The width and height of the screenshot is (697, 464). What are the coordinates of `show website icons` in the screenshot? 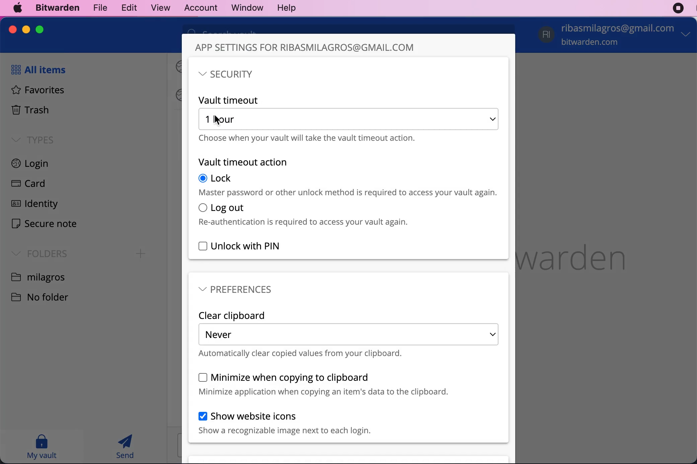 It's located at (285, 423).